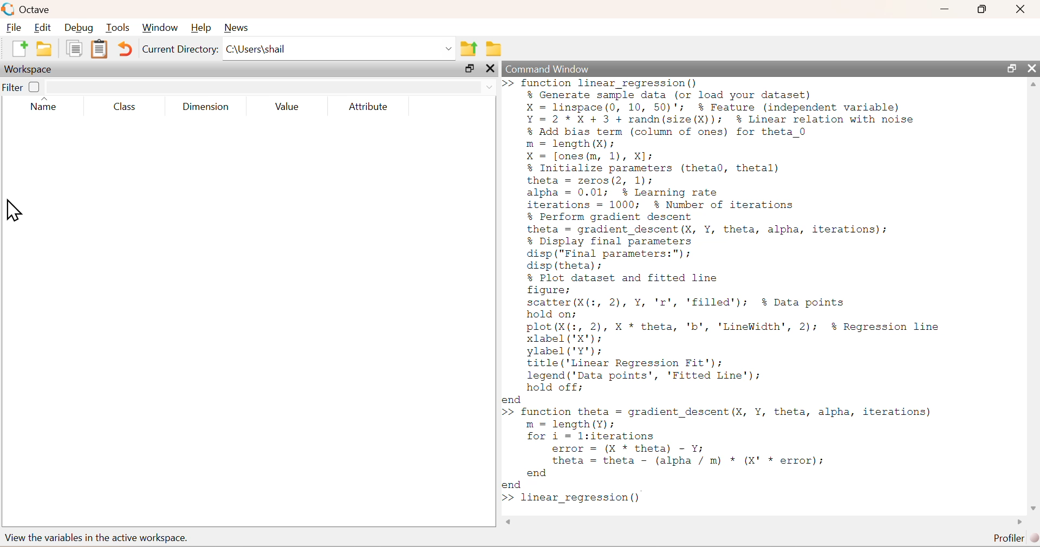 The width and height of the screenshot is (1040, 547). What do you see at coordinates (125, 107) in the screenshot?
I see `Class` at bounding box center [125, 107].